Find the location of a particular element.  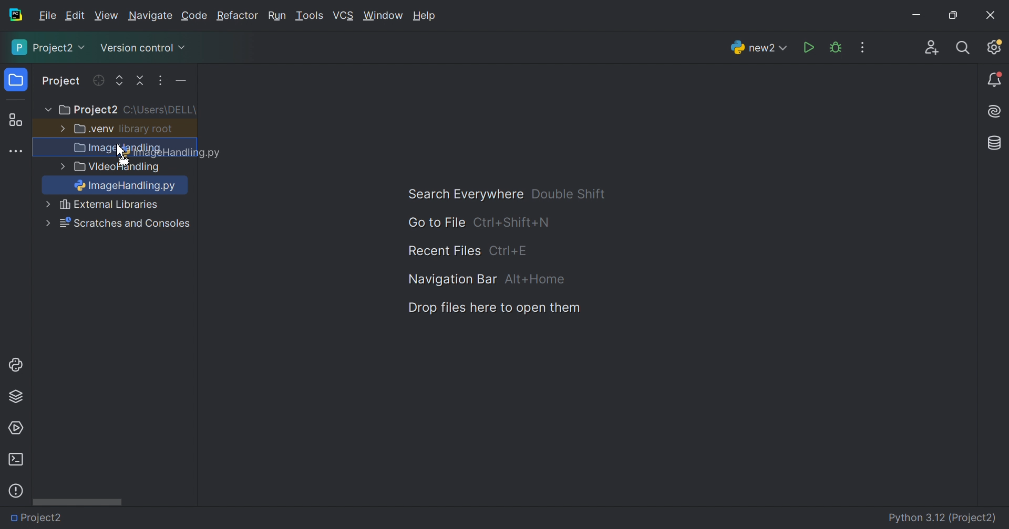

Python console is located at coordinates (17, 365).